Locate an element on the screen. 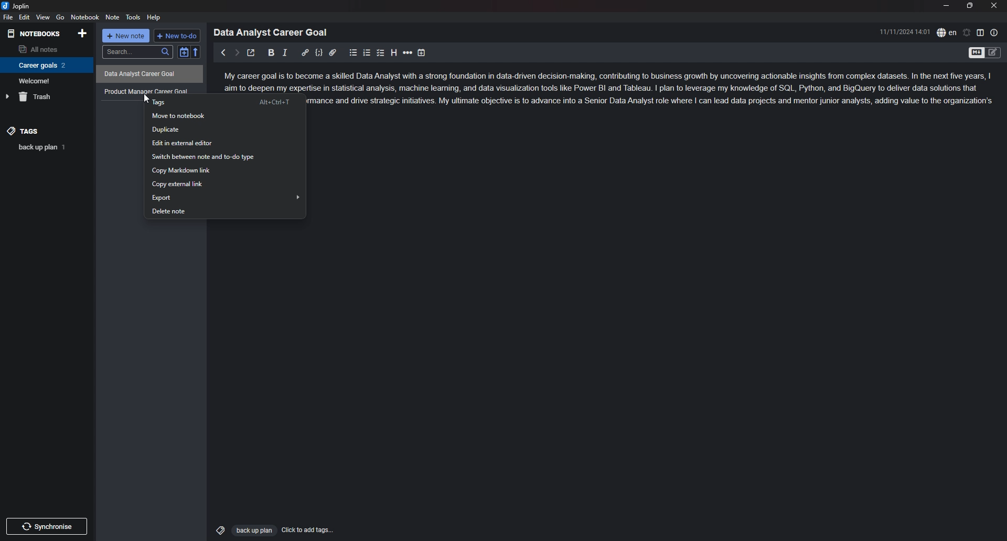 This screenshot has width=1007, height=541. checkbox is located at coordinates (381, 53).